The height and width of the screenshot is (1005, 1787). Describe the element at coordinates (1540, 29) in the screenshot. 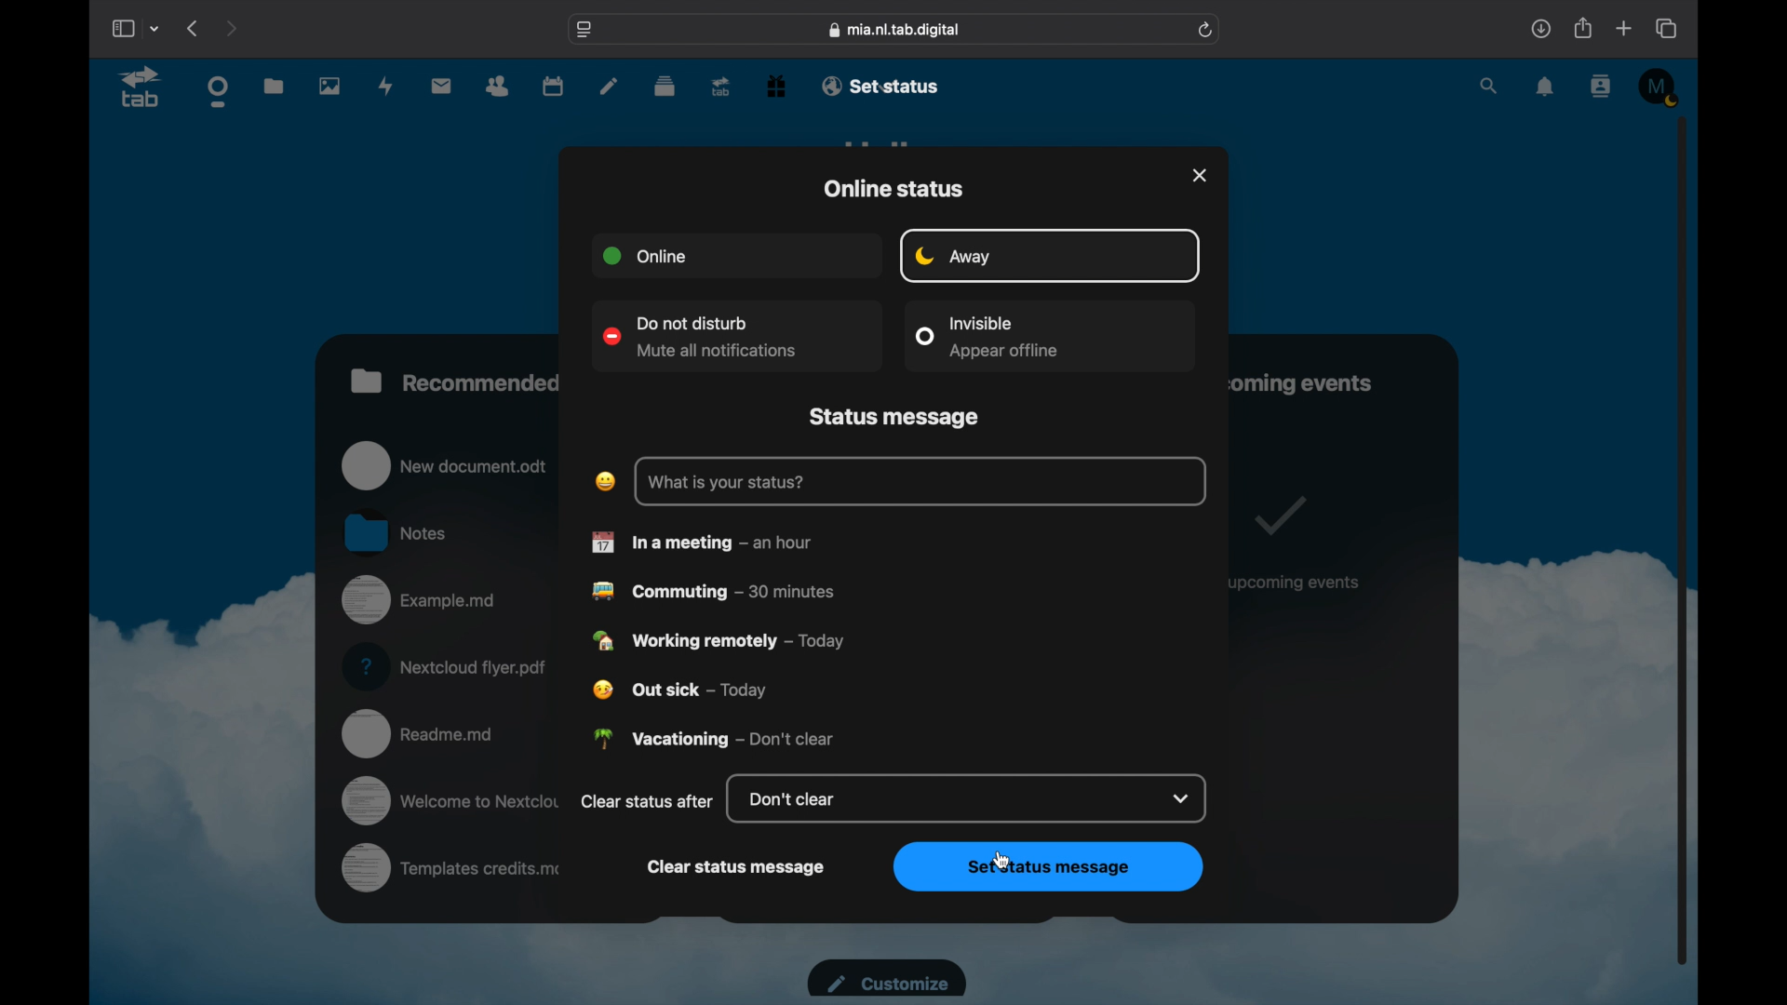

I see `downloads` at that location.